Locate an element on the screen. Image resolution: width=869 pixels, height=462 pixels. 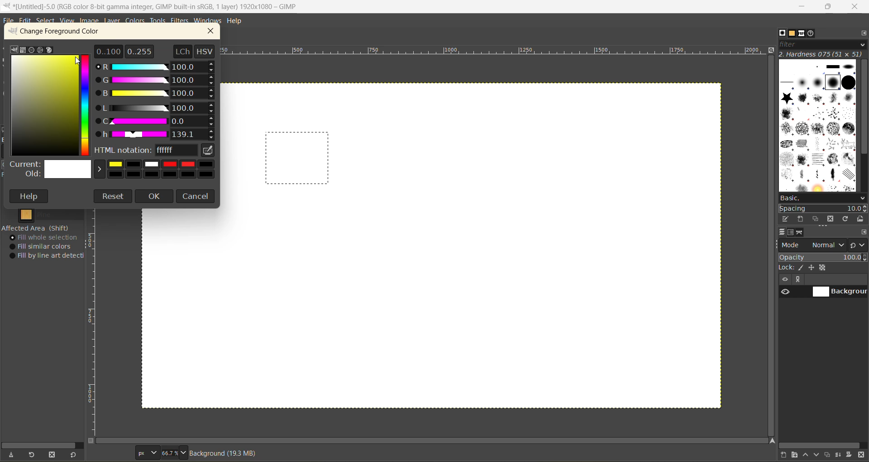
minimize is located at coordinates (803, 6).